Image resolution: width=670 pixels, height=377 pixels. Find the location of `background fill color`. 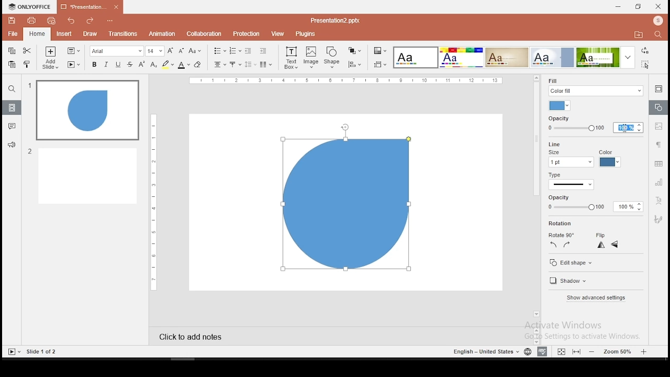

background fill color is located at coordinates (561, 106).